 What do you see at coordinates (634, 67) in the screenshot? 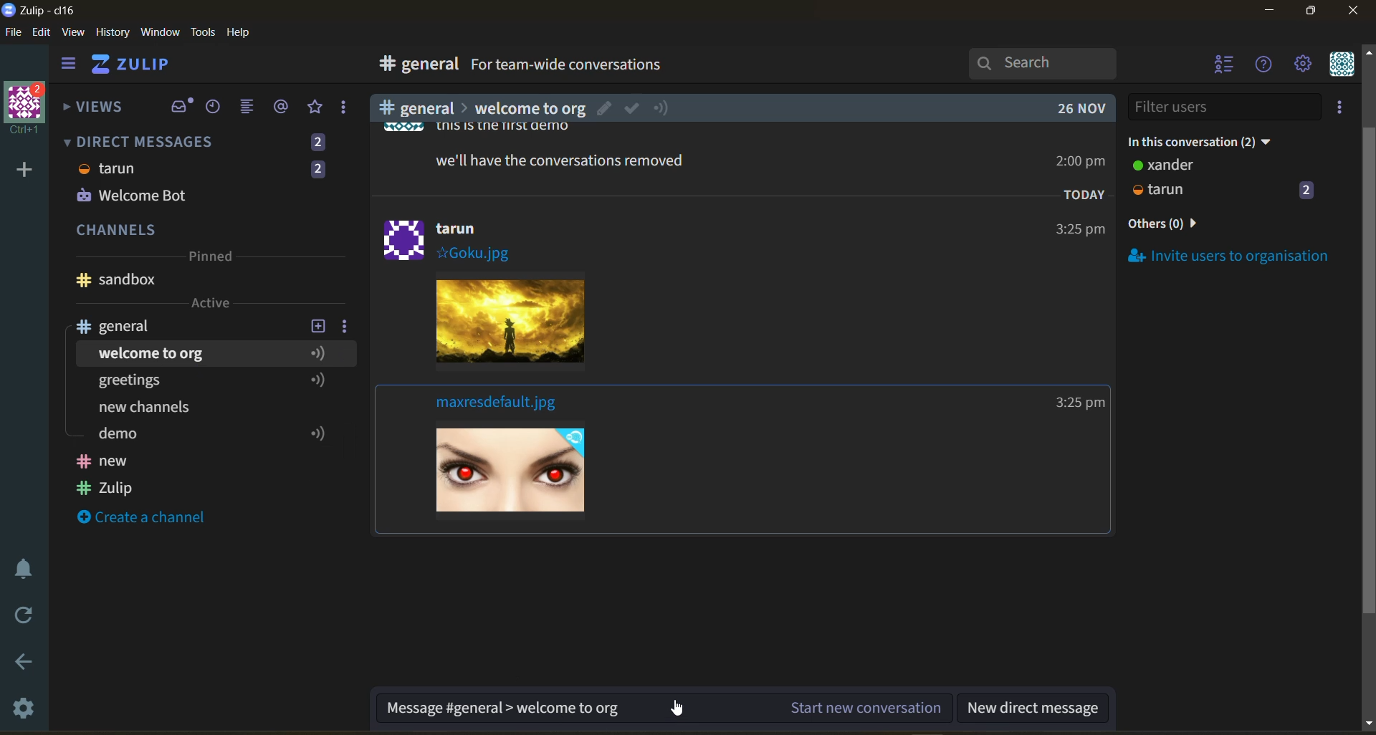
I see `Overview of your conversations with unread messages` at bounding box center [634, 67].